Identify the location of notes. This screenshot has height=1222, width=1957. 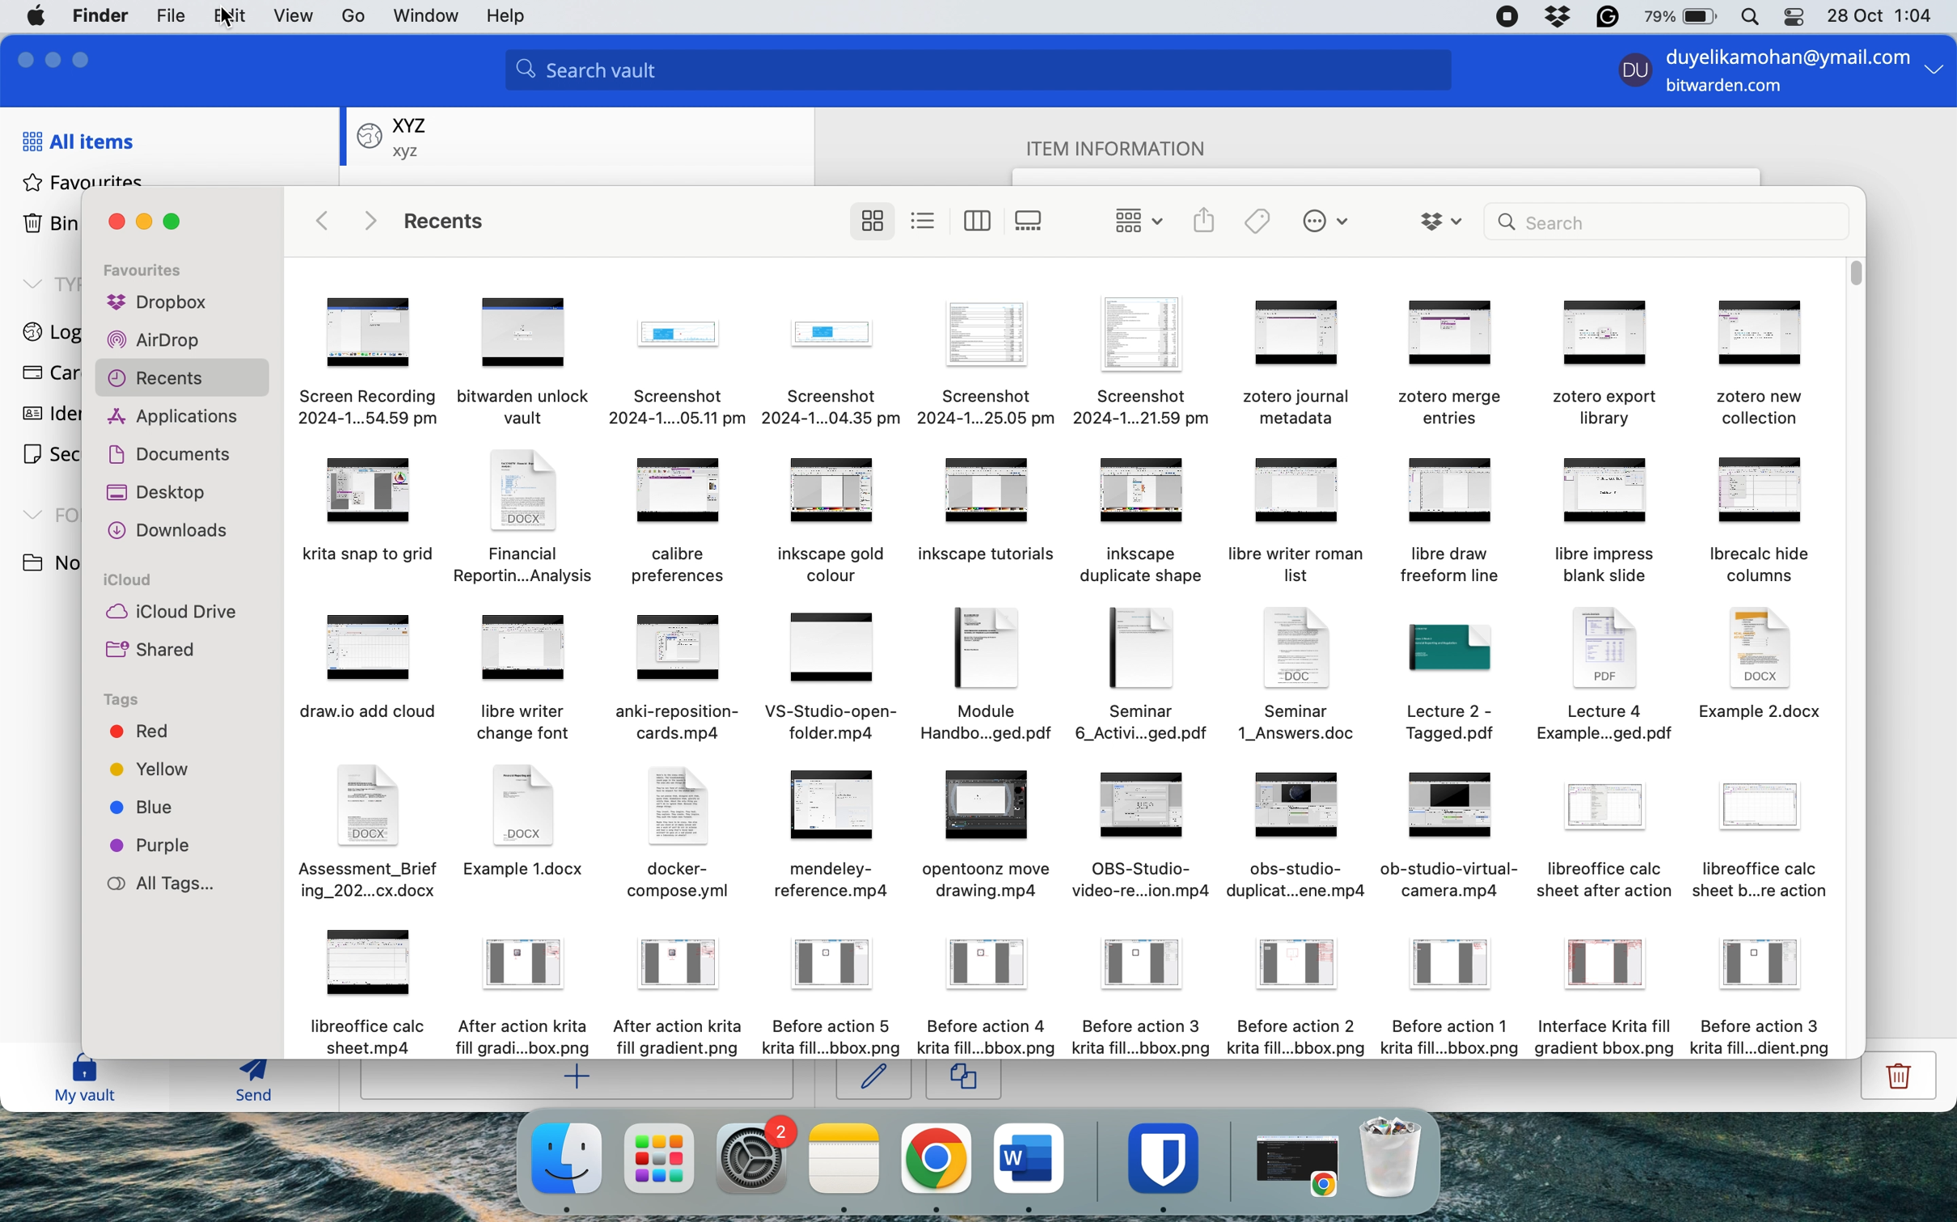
(846, 1159).